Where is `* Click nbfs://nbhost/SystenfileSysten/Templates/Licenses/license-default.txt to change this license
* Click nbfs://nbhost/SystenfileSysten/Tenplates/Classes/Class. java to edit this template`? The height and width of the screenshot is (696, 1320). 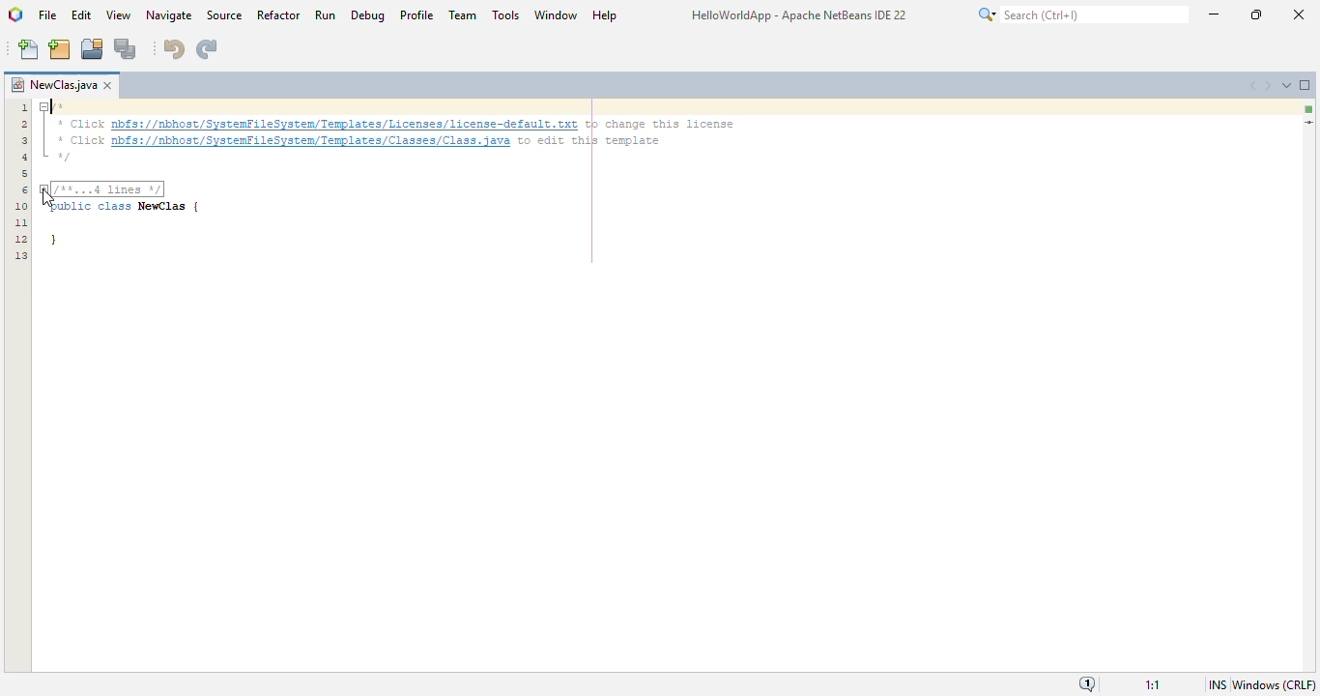
* Click nbfs://nbhost/SystenfileSysten/Templates/Licenses/license-default.txt to change this license
* Click nbfs://nbhost/SystenfileSysten/Tenplates/Classes/Class. java to edit this template is located at coordinates (411, 132).